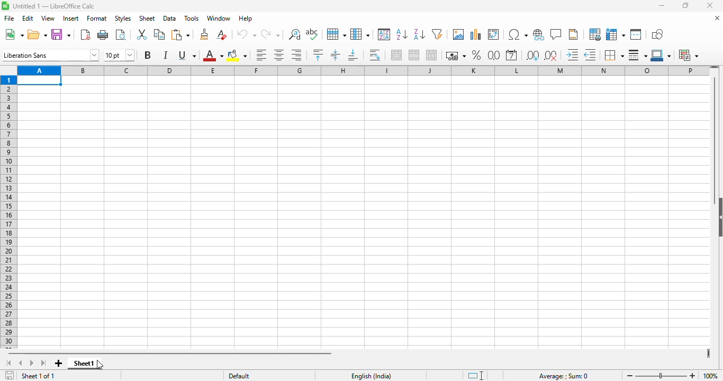 This screenshot has height=381, width=723. Describe the element at coordinates (82, 364) in the screenshot. I see `sheet1` at that location.